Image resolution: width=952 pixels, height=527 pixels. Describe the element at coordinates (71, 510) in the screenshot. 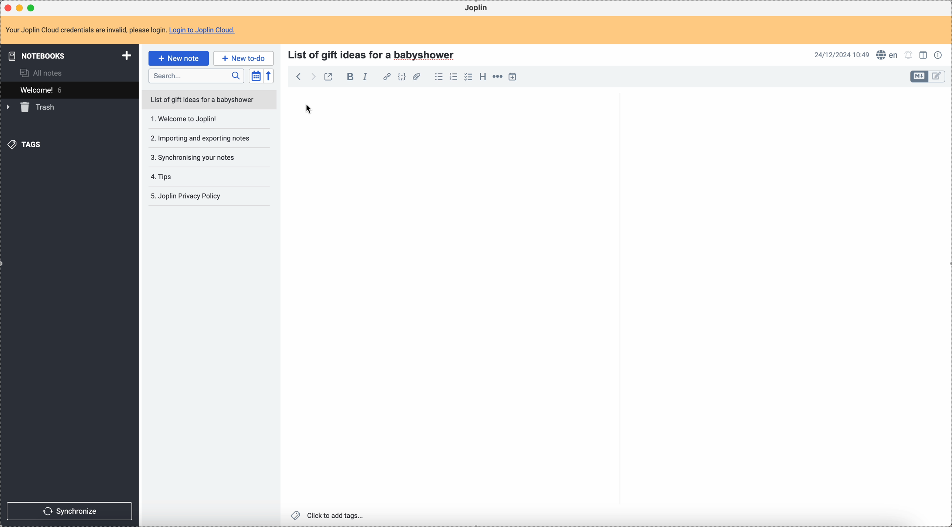

I see `synchronize` at that location.